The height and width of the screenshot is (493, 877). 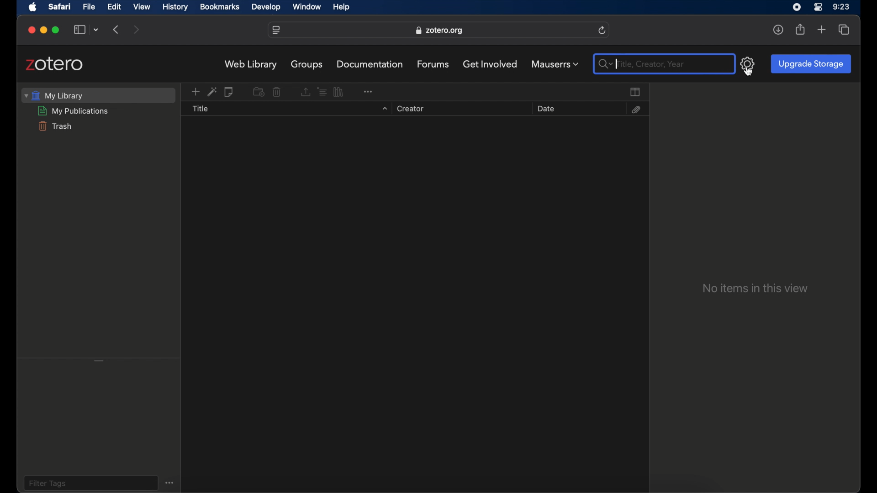 What do you see at coordinates (276, 31) in the screenshot?
I see `web address` at bounding box center [276, 31].